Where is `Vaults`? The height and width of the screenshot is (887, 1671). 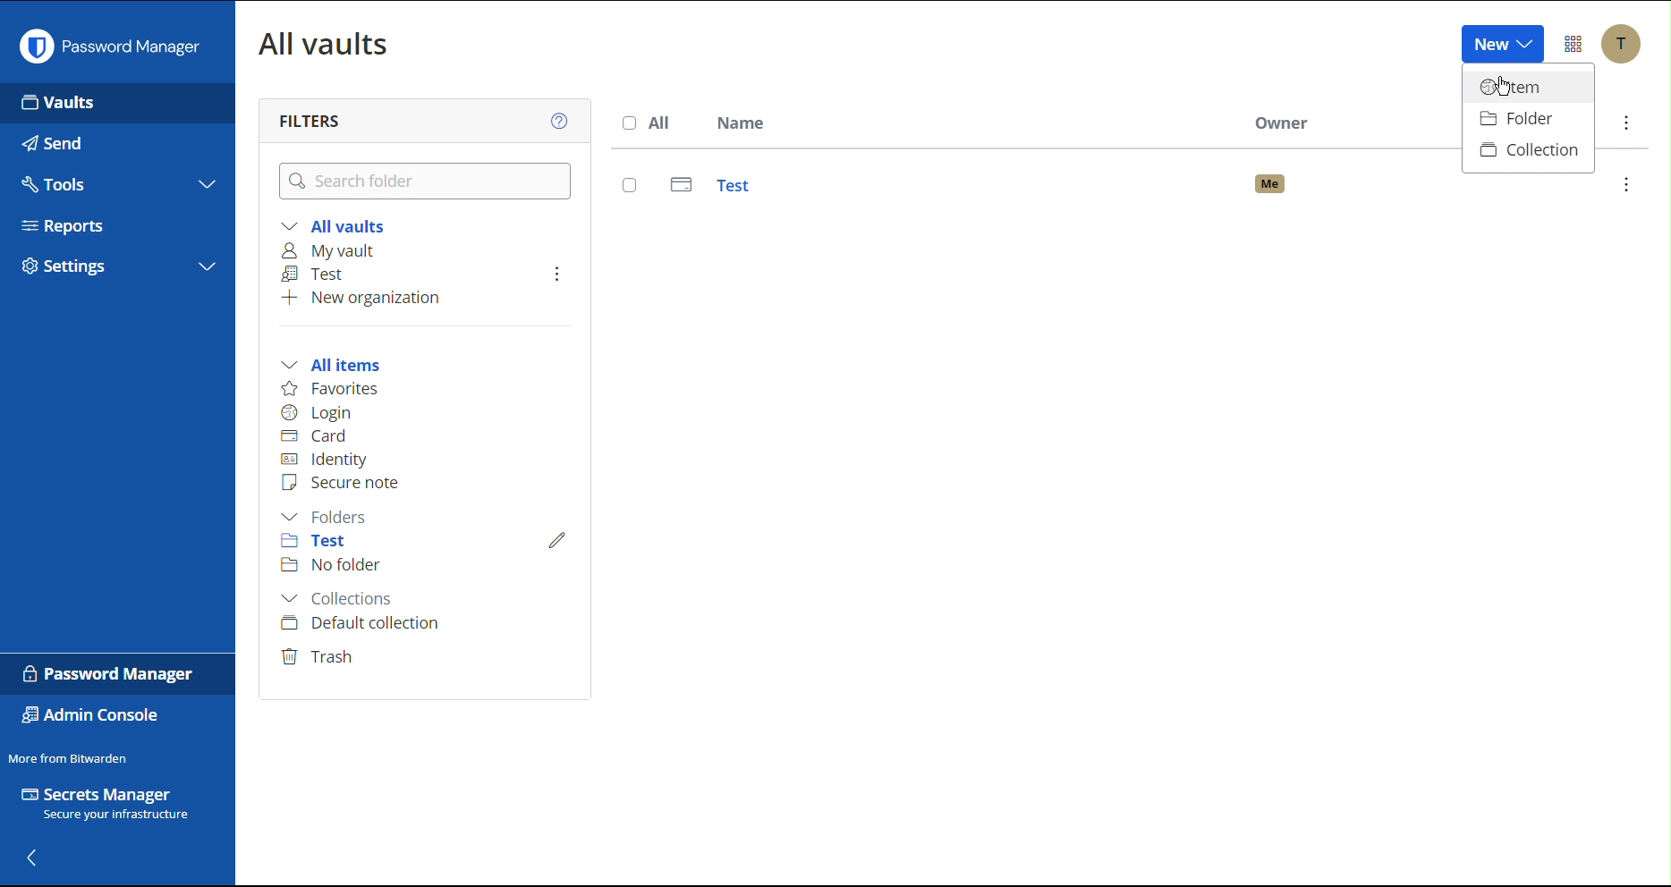
Vaults is located at coordinates (115, 103).